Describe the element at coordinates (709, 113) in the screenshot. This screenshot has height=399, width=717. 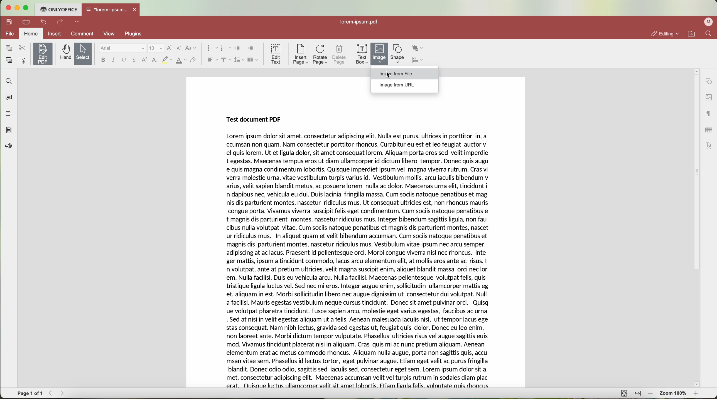
I see `paragraph settings` at that location.